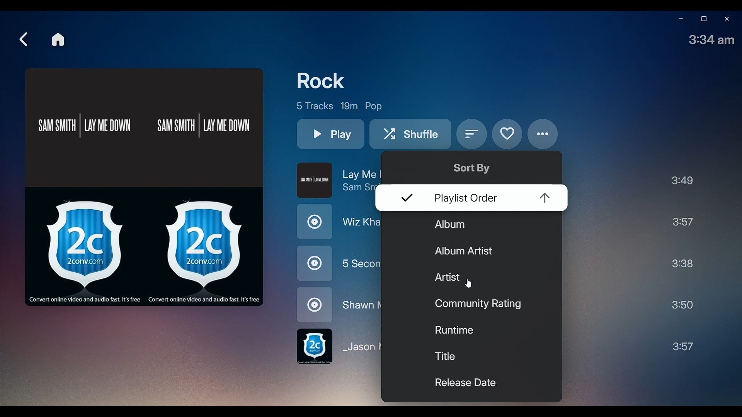 The width and height of the screenshot is (742, 417). Describe the element at coordinates (713, 40) in the screenshot. I see `TIme` at that location.